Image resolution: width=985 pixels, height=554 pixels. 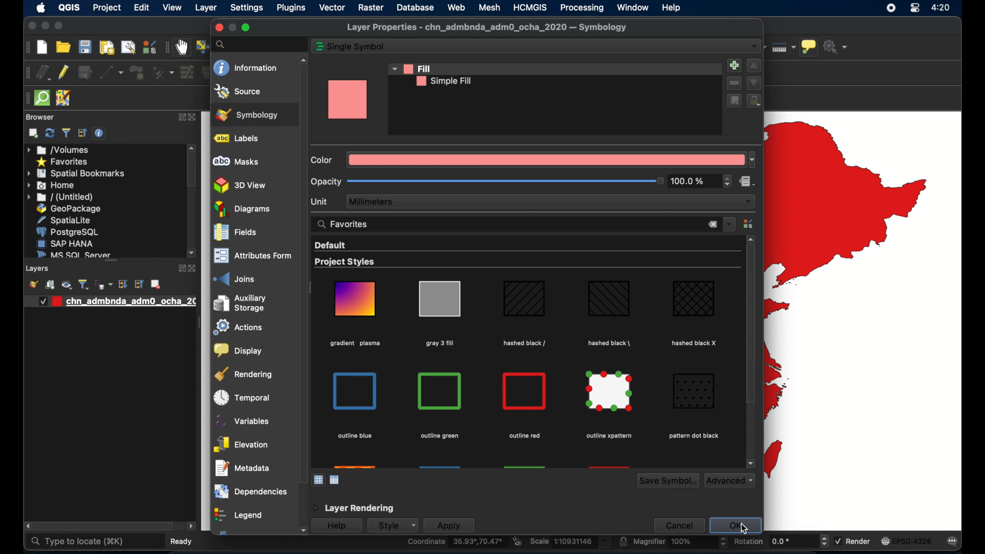 What do you see at coordinates (40, 8) in the screenshot?
I see `apple icon` at bounding box center [40, 8].